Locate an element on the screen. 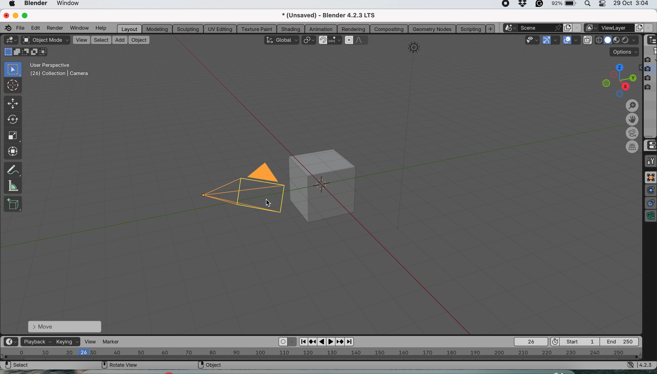  move the view is located at coordinates (632, 120).